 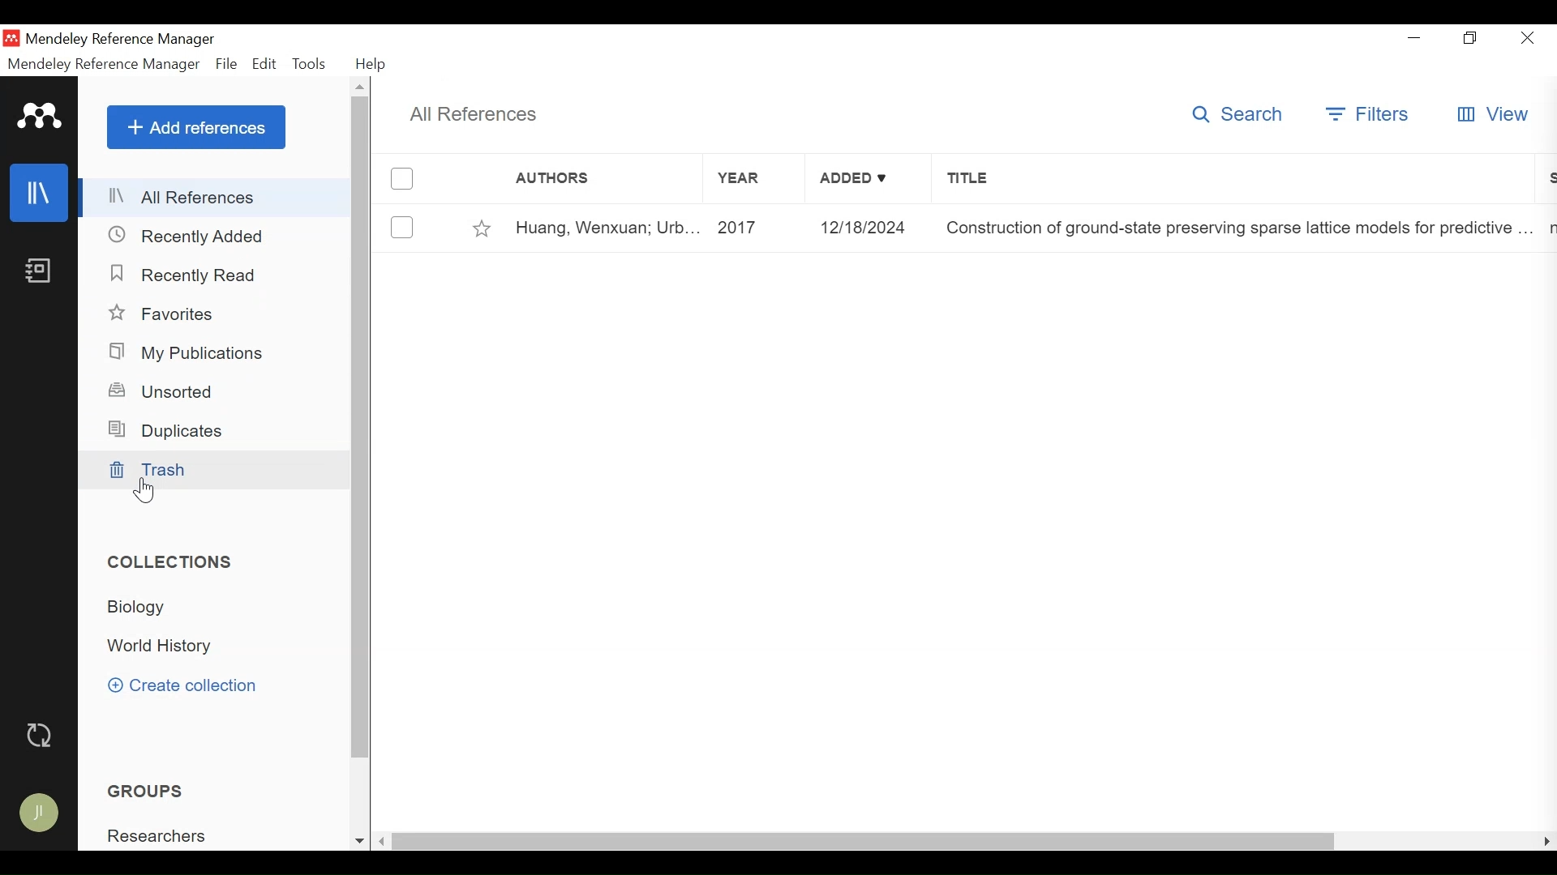 What do you see at coordinates (359, 86) in the screenshot?
I see `Scroll Up` at bounding box center [359, 86].